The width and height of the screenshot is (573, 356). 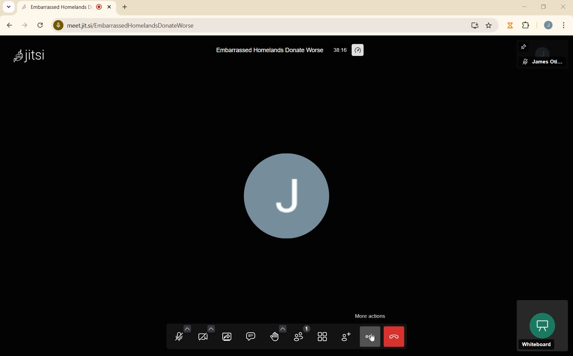 I want to click on cursor, so click(x=373, y=338).